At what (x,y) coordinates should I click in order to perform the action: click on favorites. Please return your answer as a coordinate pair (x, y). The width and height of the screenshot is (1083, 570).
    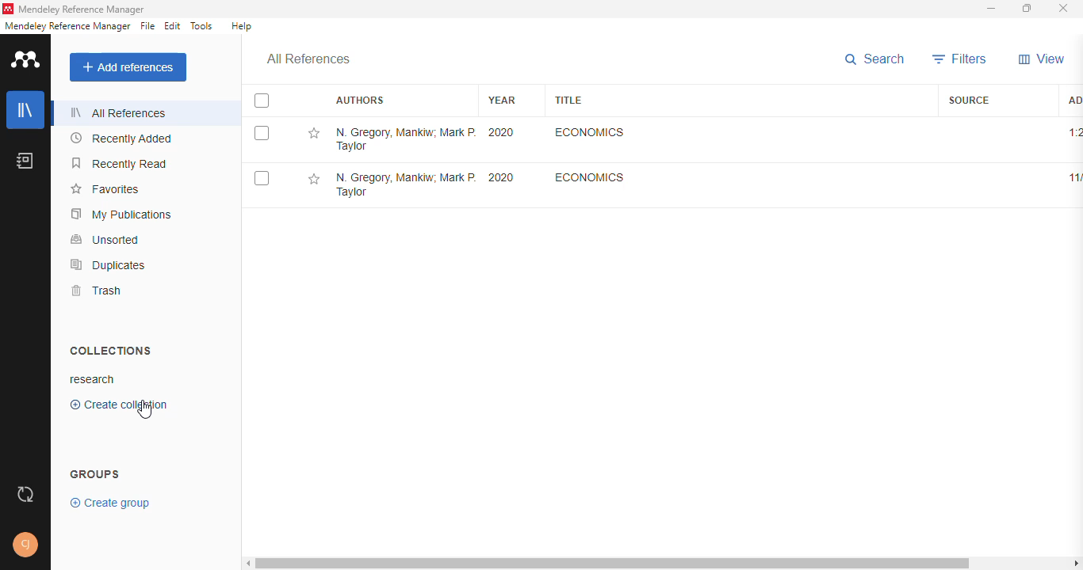
    Looking at the image, I should click on (104, 189).